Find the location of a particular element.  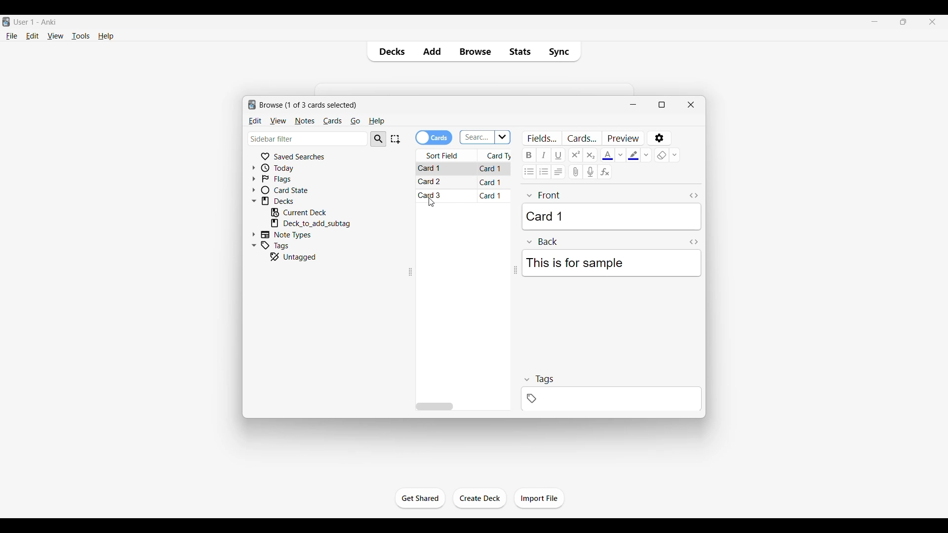

Card 1 is located at coordinates (434, 169).